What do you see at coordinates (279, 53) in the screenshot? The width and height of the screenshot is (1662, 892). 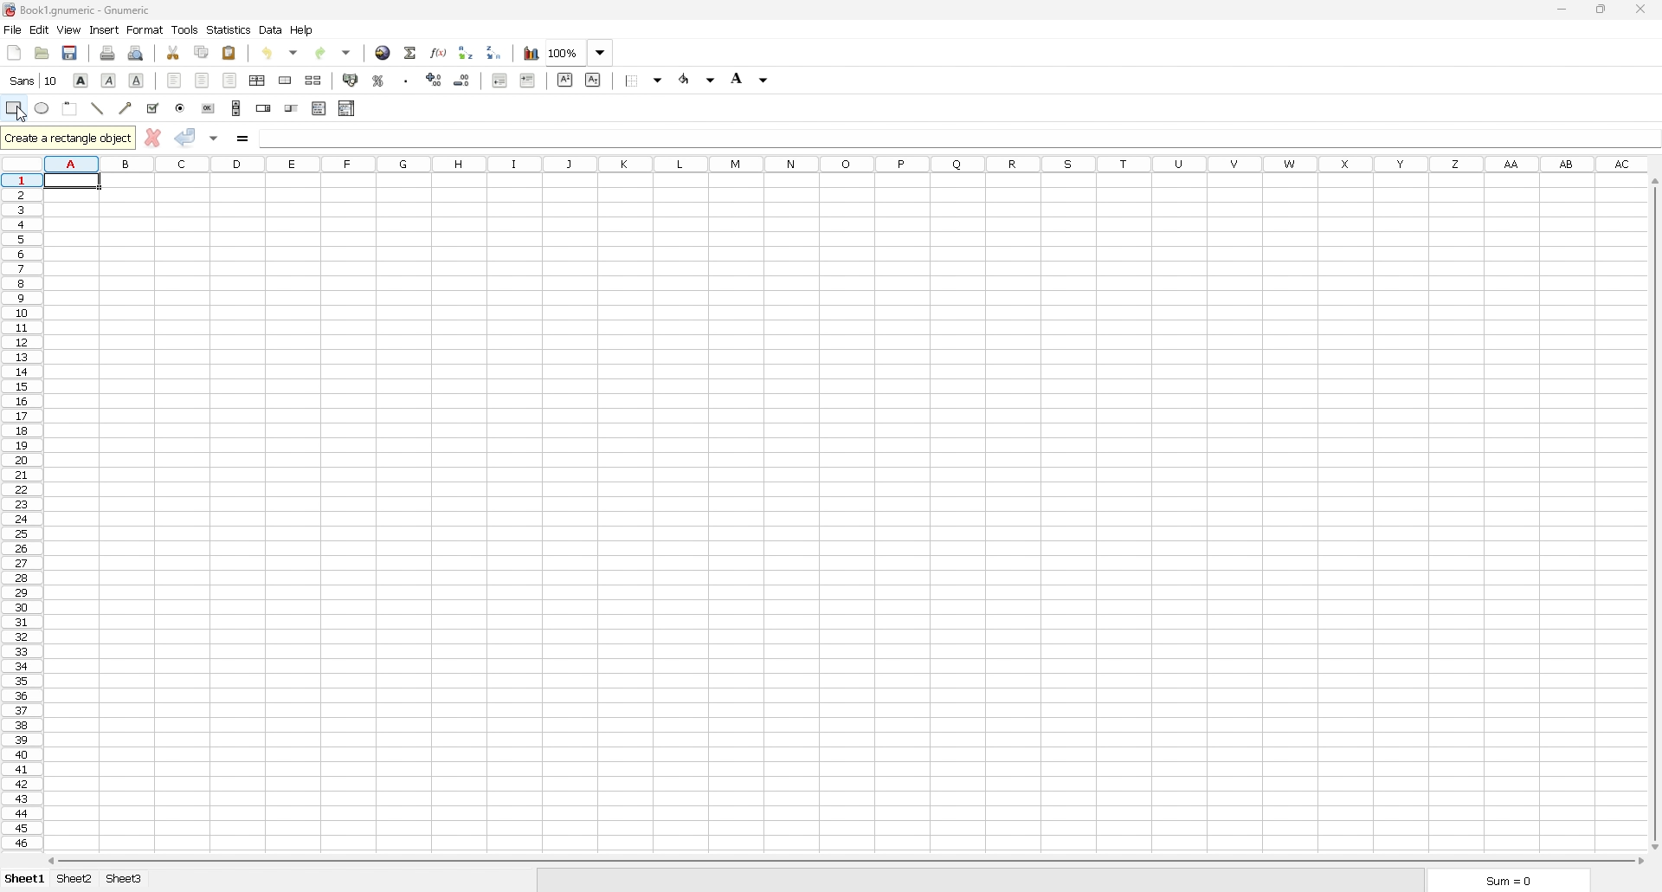 I see `undo` at bounding box center [279, 53].